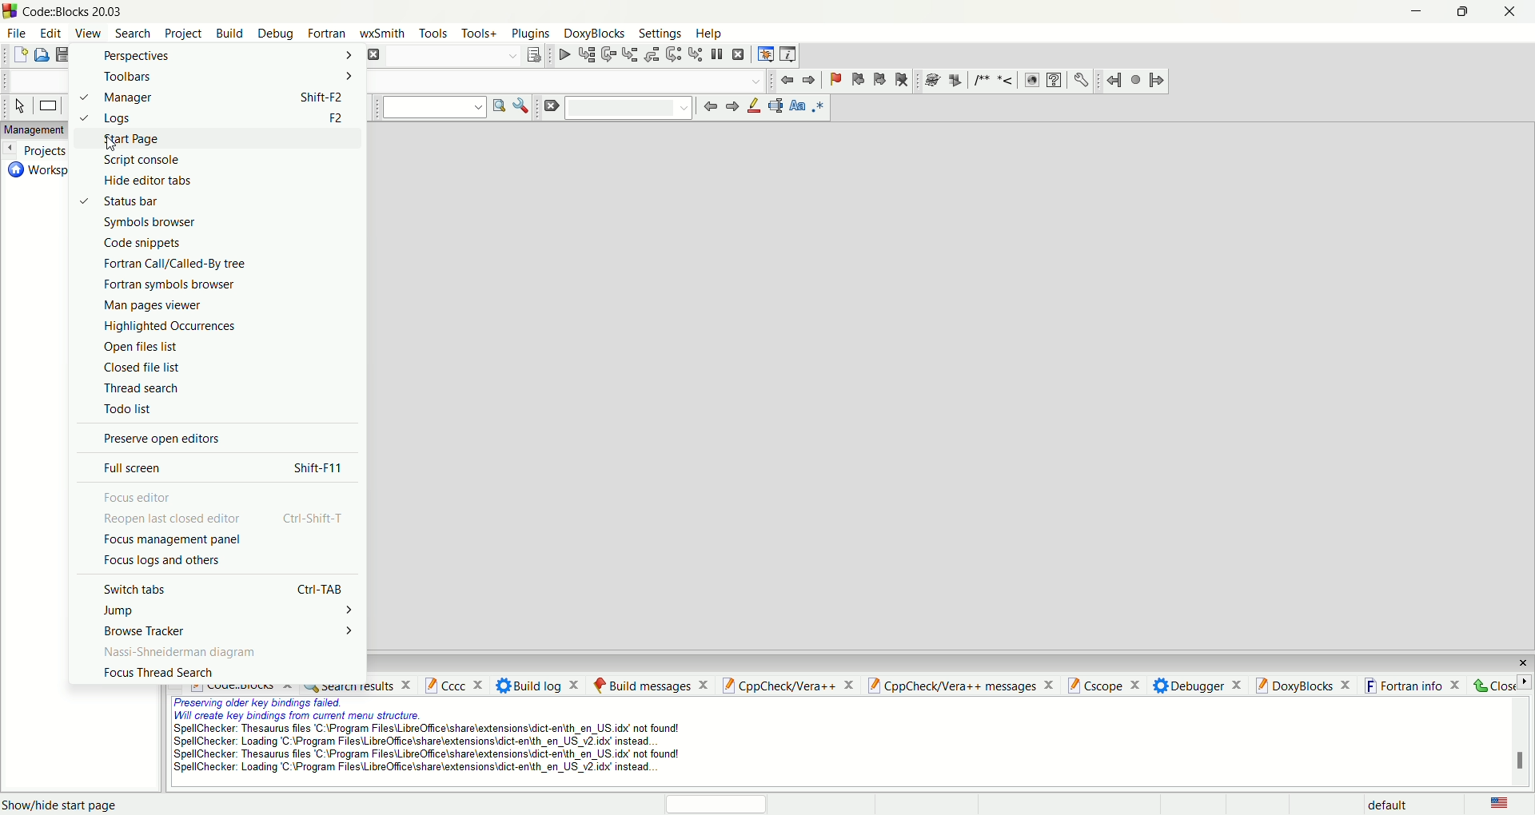 The width and height of the screenshot is (1535, 815). I want to click on thread search, so click(142, 389).